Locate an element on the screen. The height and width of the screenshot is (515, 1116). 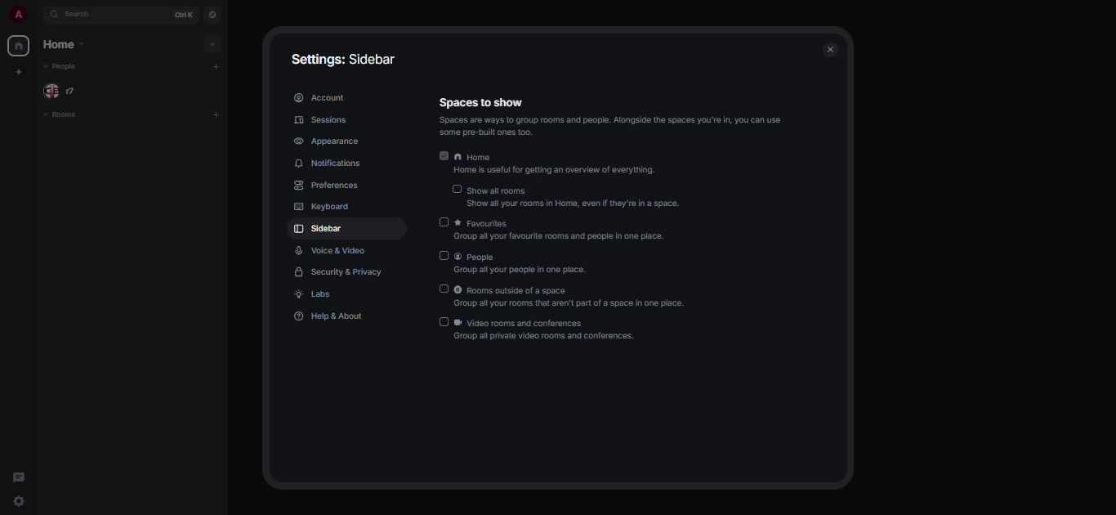
security & privacy is located at coordinates (341, 272).